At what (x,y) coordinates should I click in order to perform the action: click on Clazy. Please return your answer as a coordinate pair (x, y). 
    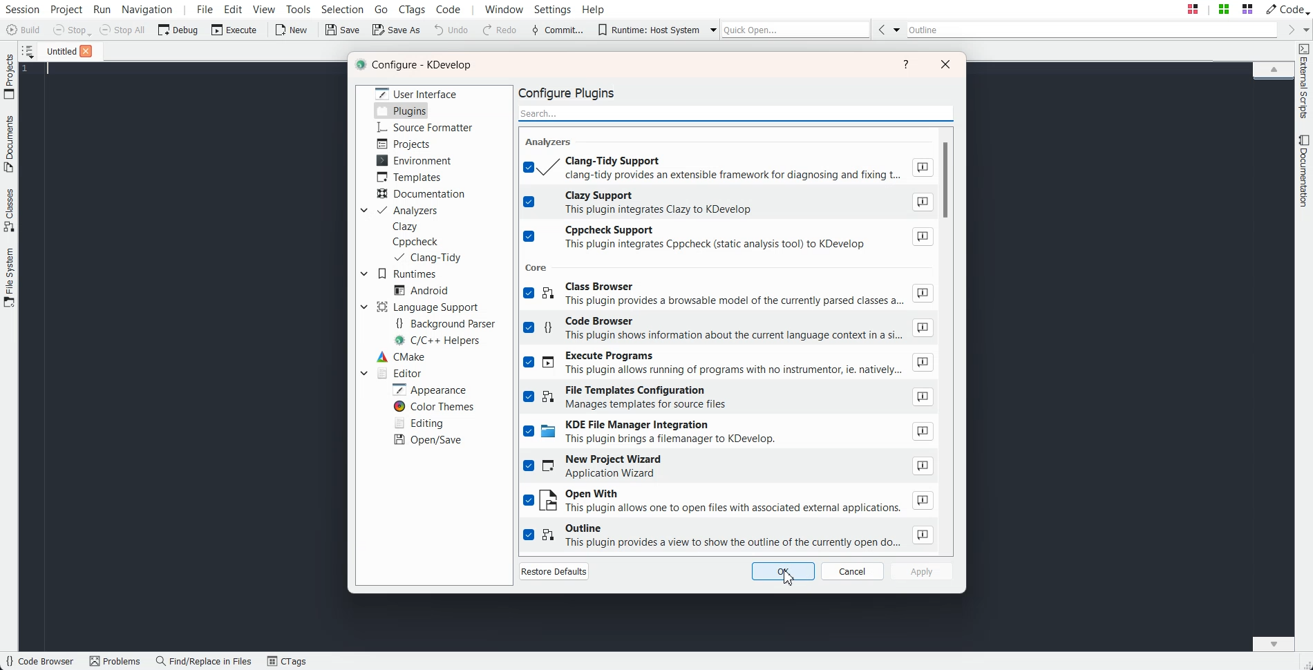
    Looking at the image, I should click on (406, 227).